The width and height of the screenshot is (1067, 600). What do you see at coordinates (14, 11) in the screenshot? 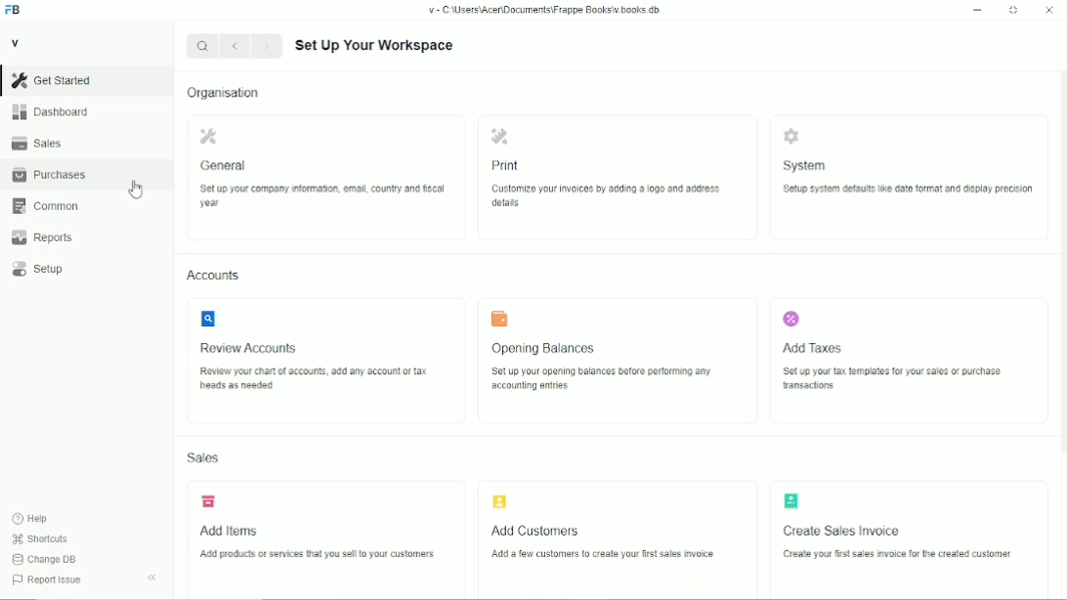
I see `FB` at bounding box center [14, 11].